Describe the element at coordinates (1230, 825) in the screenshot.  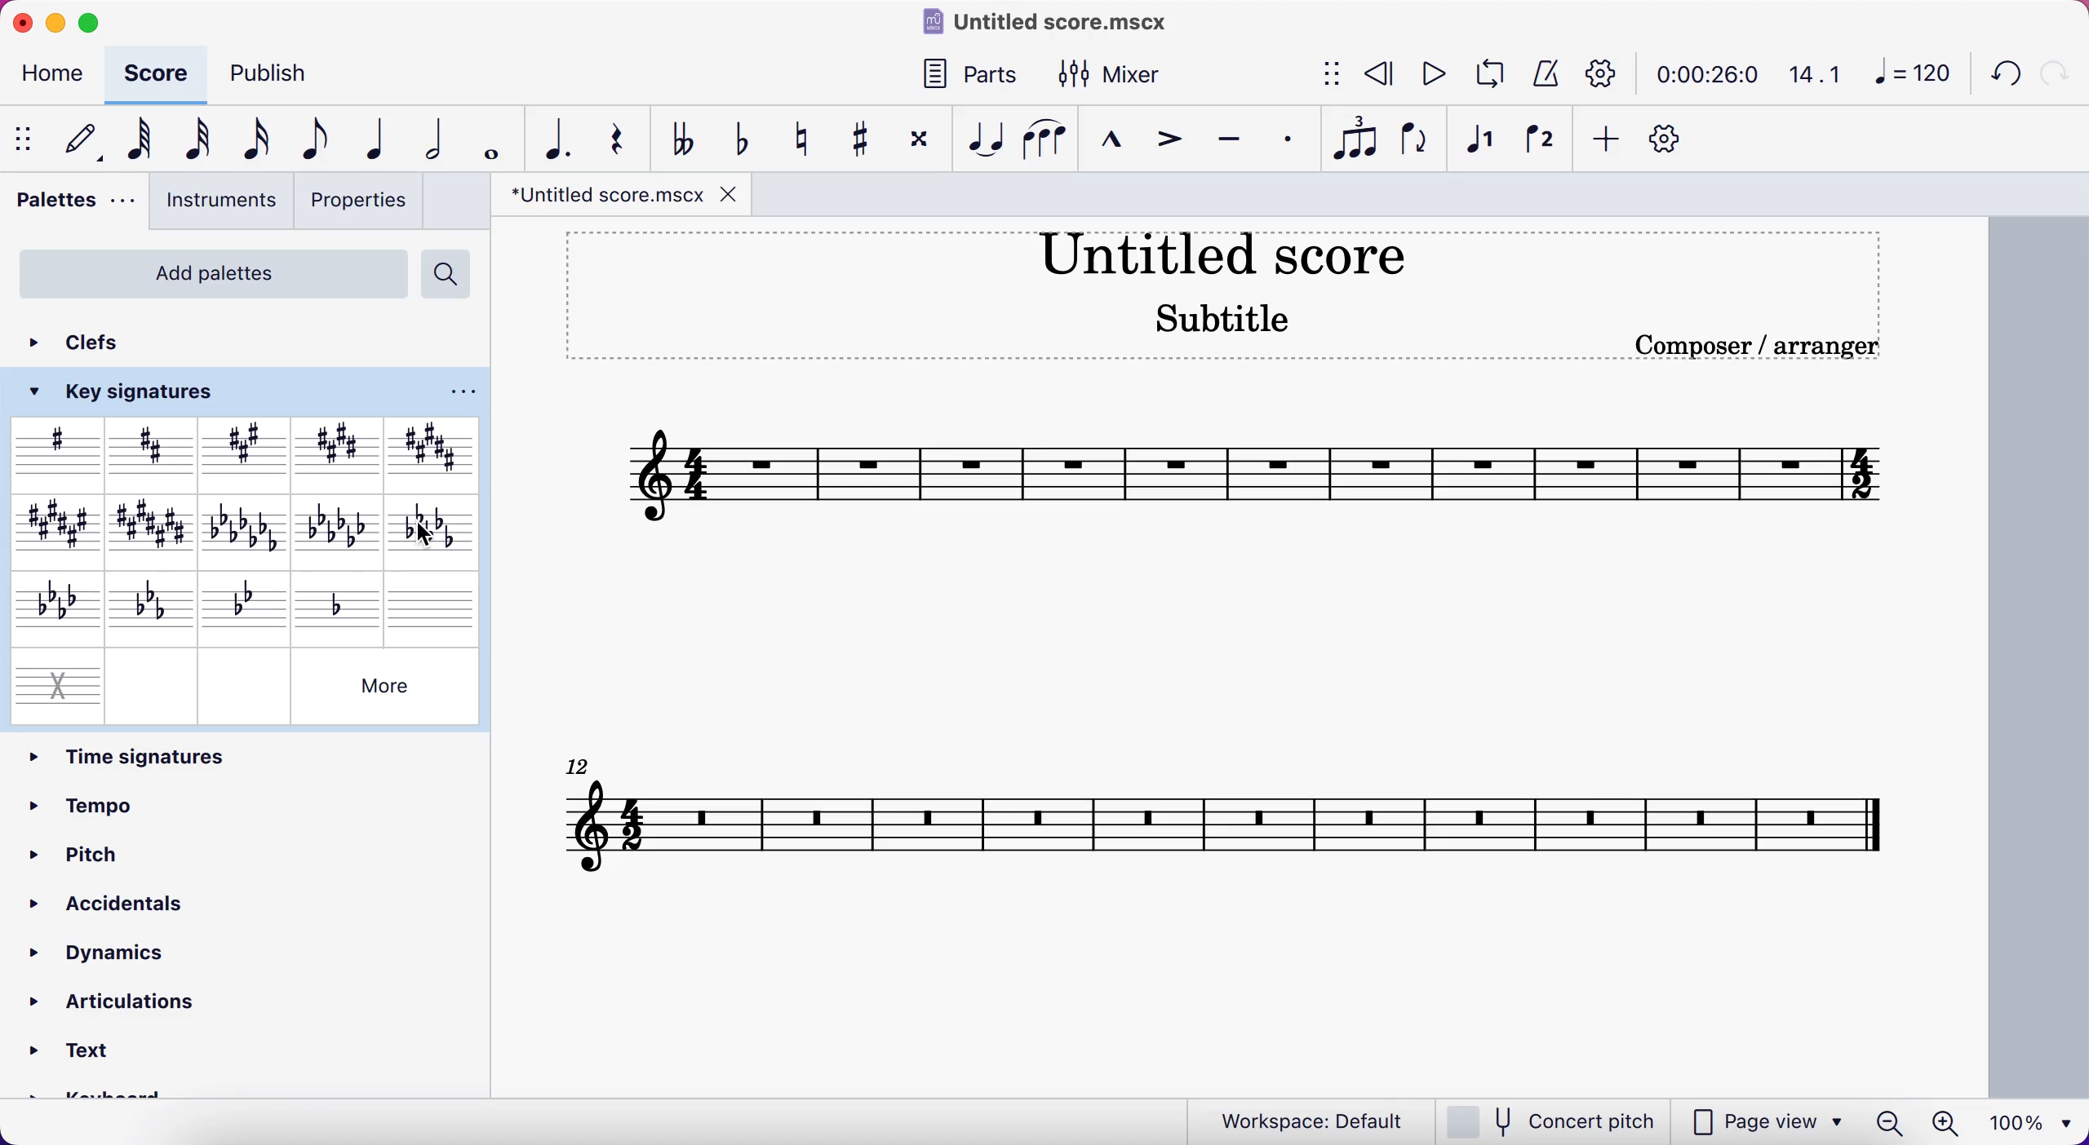
I see `score` at that location.